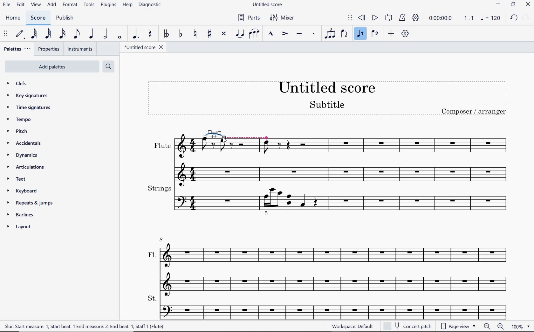  I want to click on redo, so click(527, 18).